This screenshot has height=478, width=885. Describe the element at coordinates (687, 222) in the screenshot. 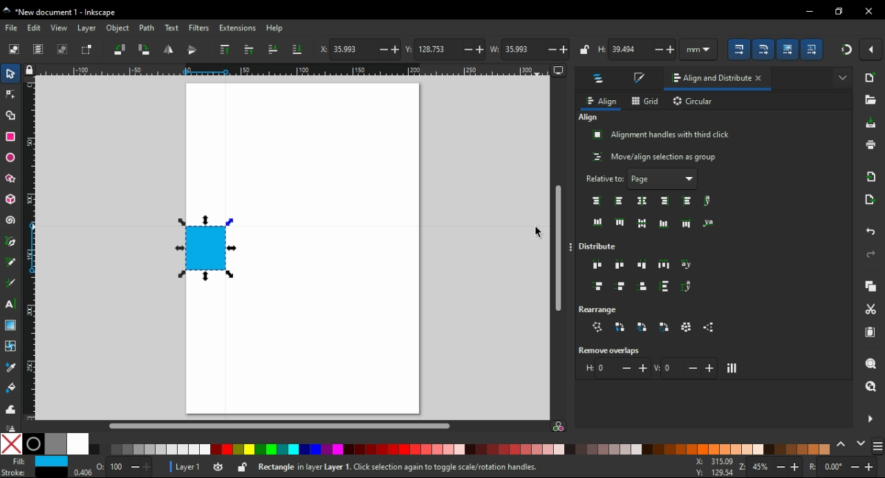

I see `align top edges of objects to bottom edge of  anchor` at that location.